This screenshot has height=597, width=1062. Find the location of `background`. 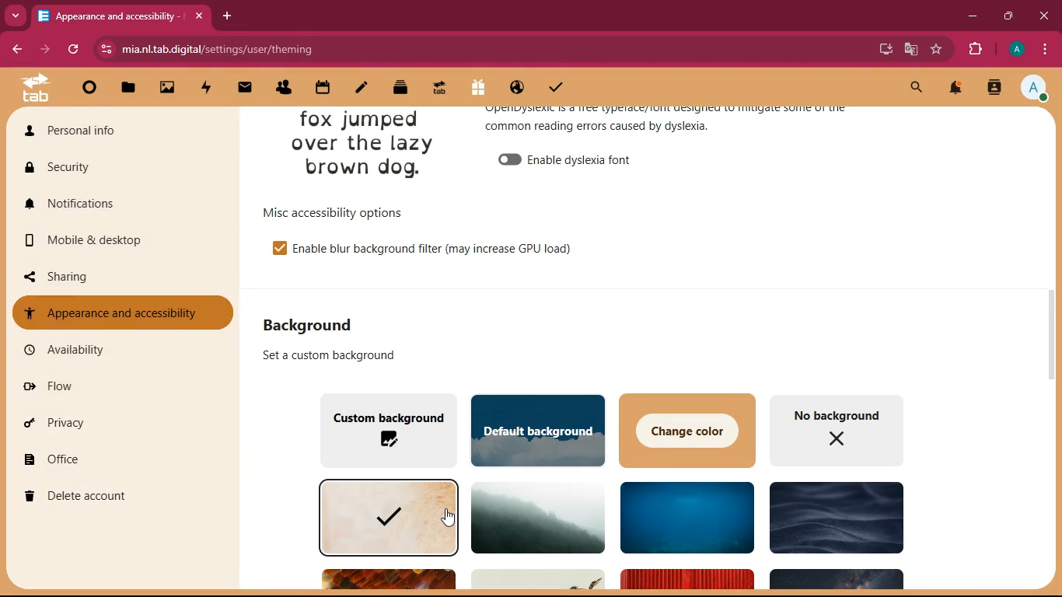

background is located at coordinates (834, 517).